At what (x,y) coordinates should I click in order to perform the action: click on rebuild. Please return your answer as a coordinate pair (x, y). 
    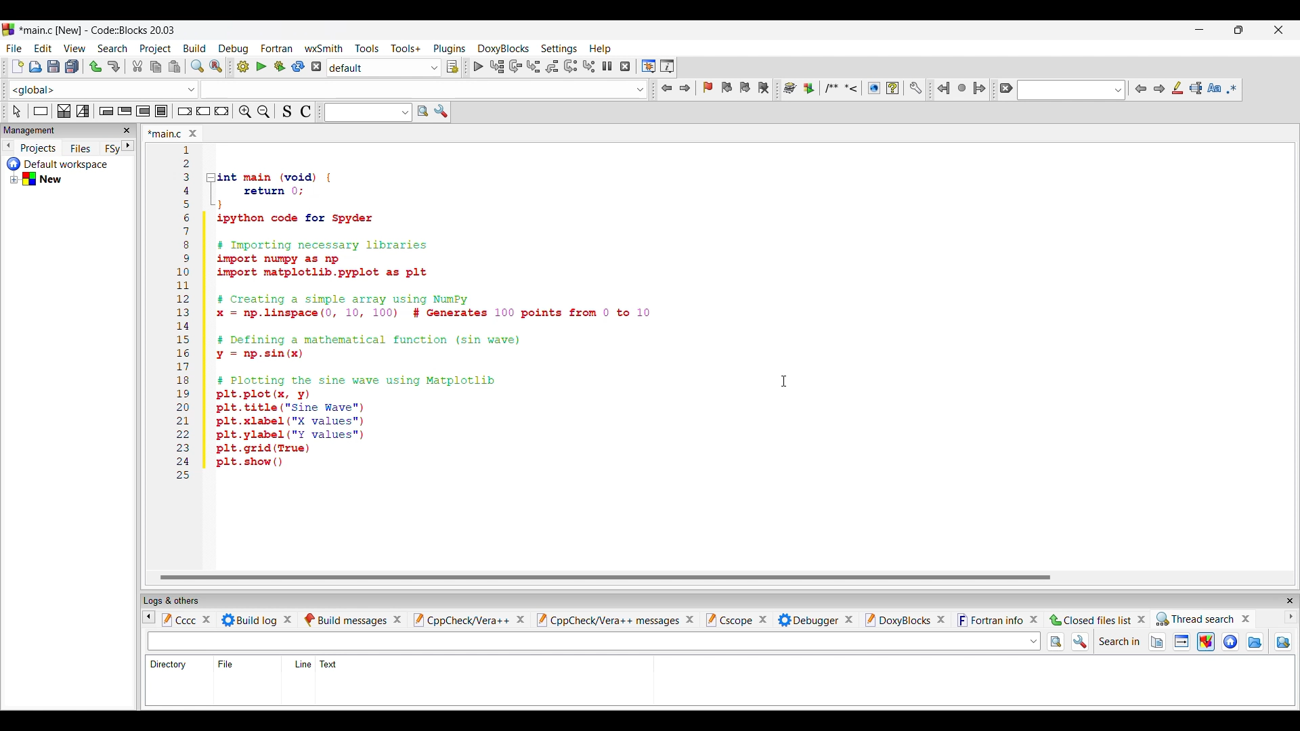
    Looking at the image, I should click on (300, 67).